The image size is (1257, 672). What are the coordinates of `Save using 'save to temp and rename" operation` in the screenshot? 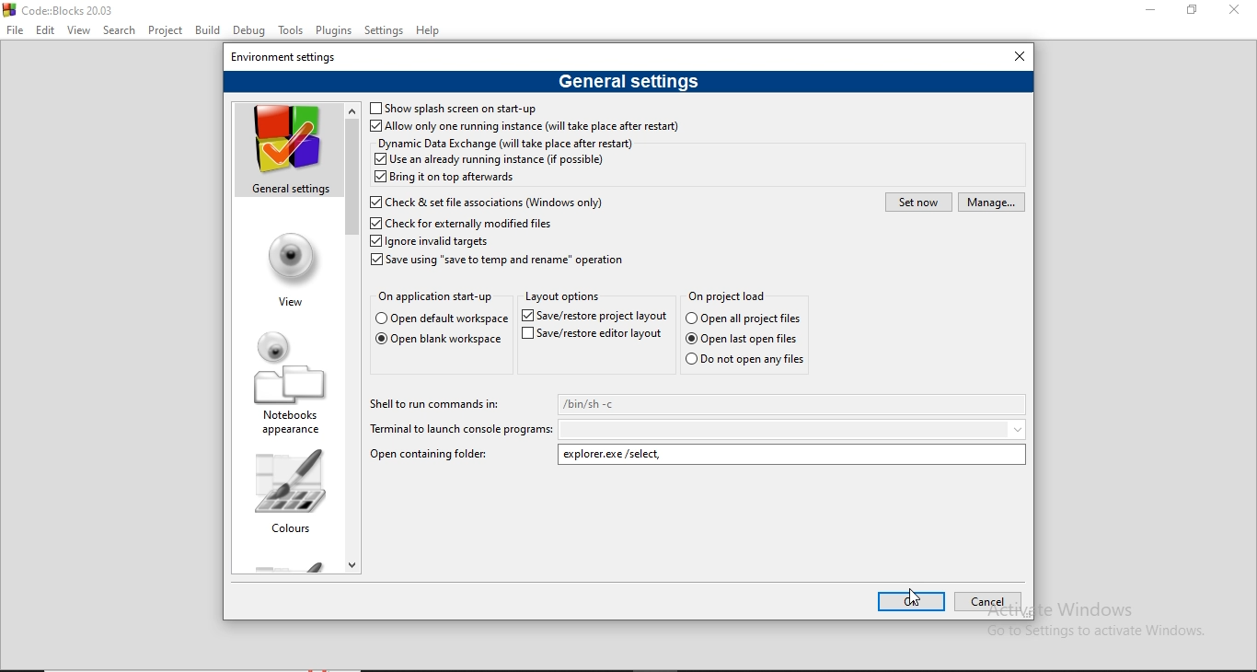 It's located at (501, 262).